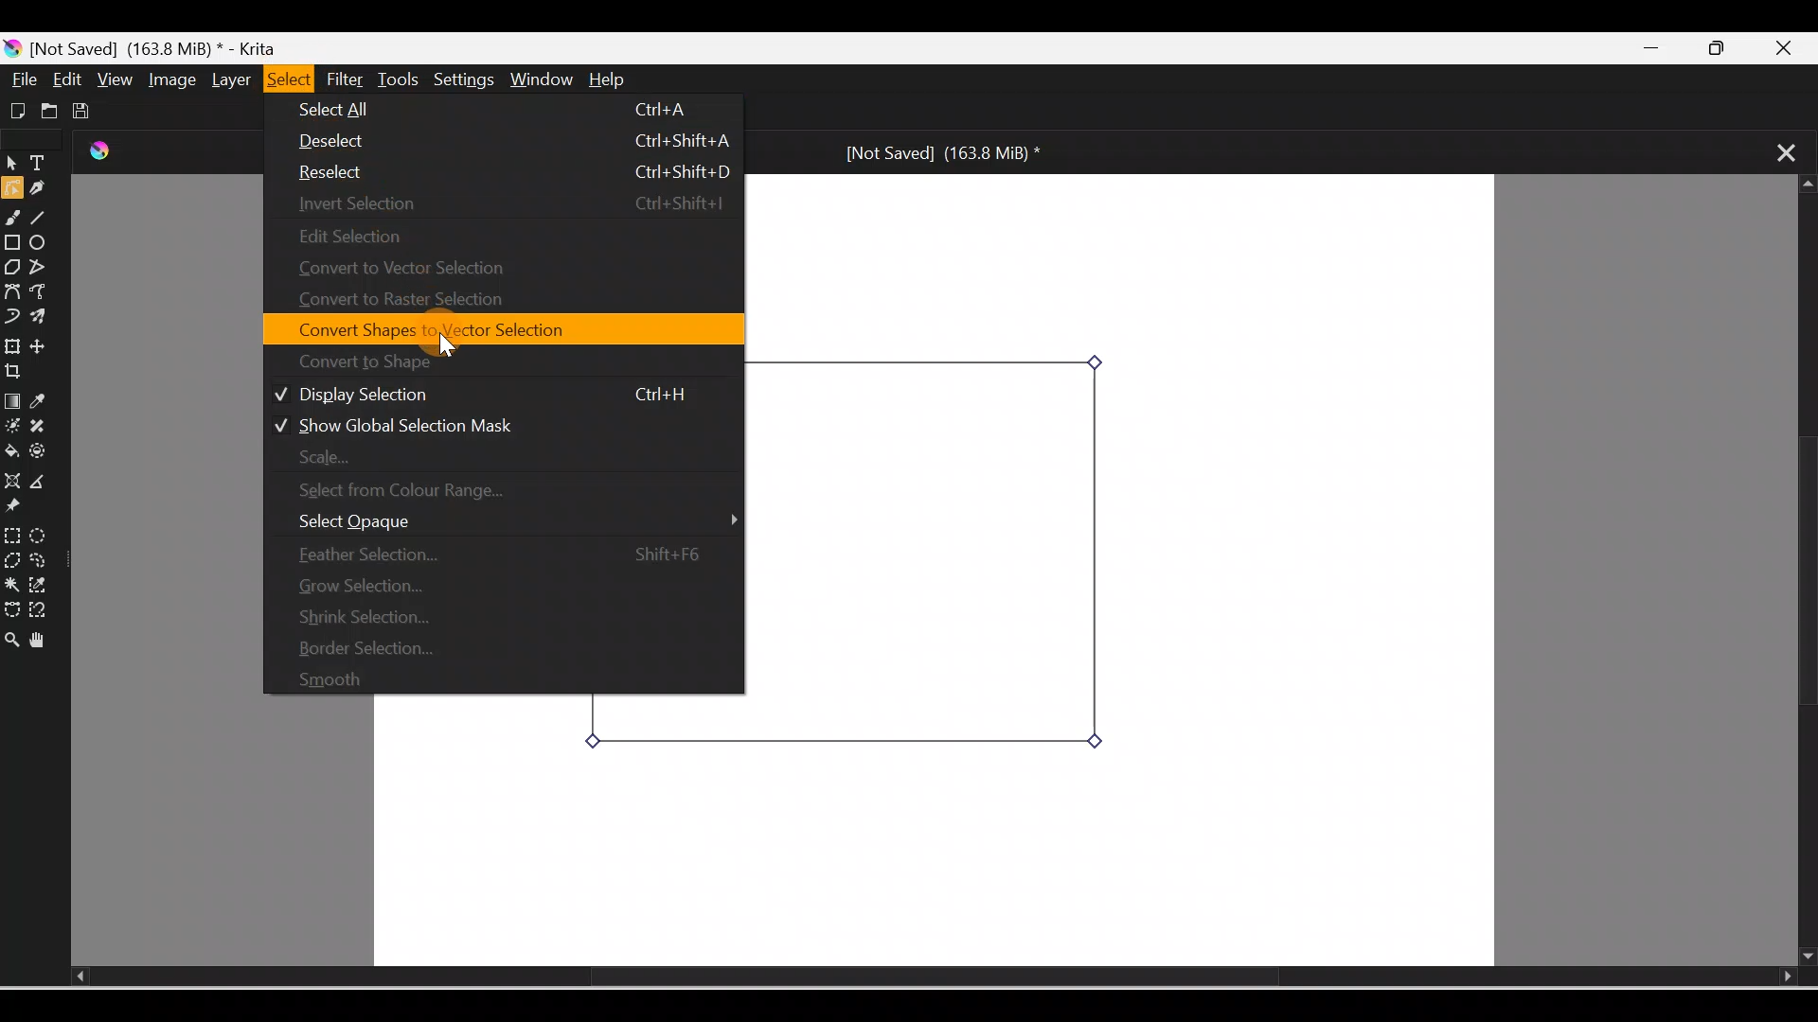 This screenshot has height=1022, width=1818. Describe the element at coordinates (169, 79) in the screenshot. I see `Image` at that location.